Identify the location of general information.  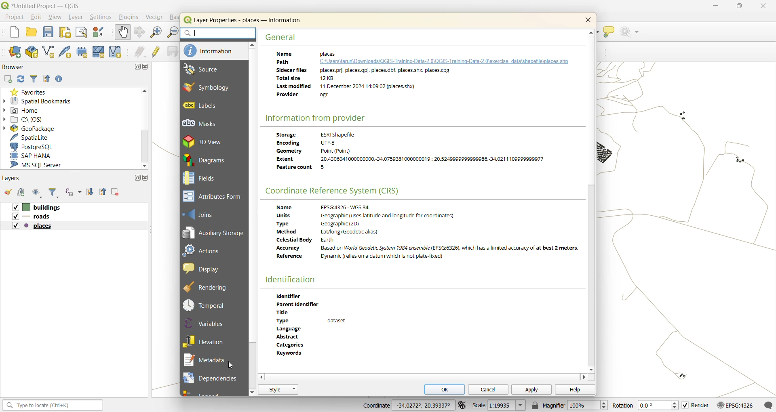
(420, 78).